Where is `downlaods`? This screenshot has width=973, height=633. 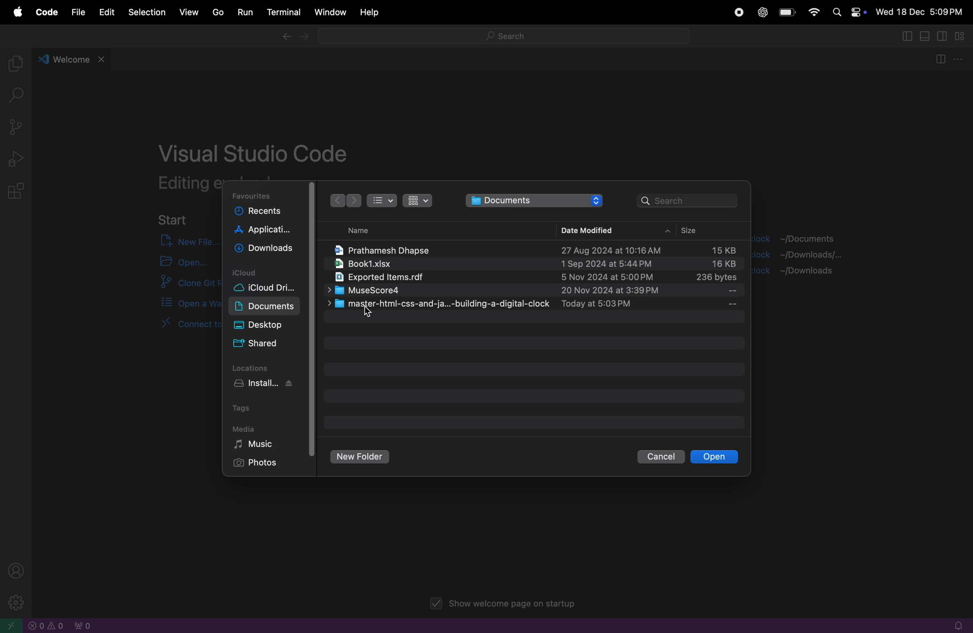 downlaods is located at coordinates (266, 250).